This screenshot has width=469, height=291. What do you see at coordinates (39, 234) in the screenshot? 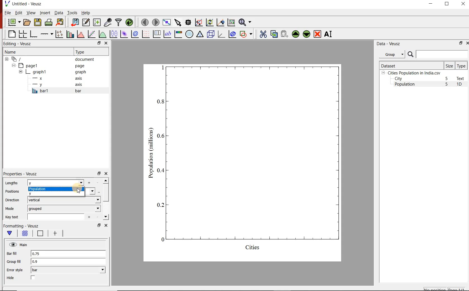
I see `Line` at bounding box center [39, 234].